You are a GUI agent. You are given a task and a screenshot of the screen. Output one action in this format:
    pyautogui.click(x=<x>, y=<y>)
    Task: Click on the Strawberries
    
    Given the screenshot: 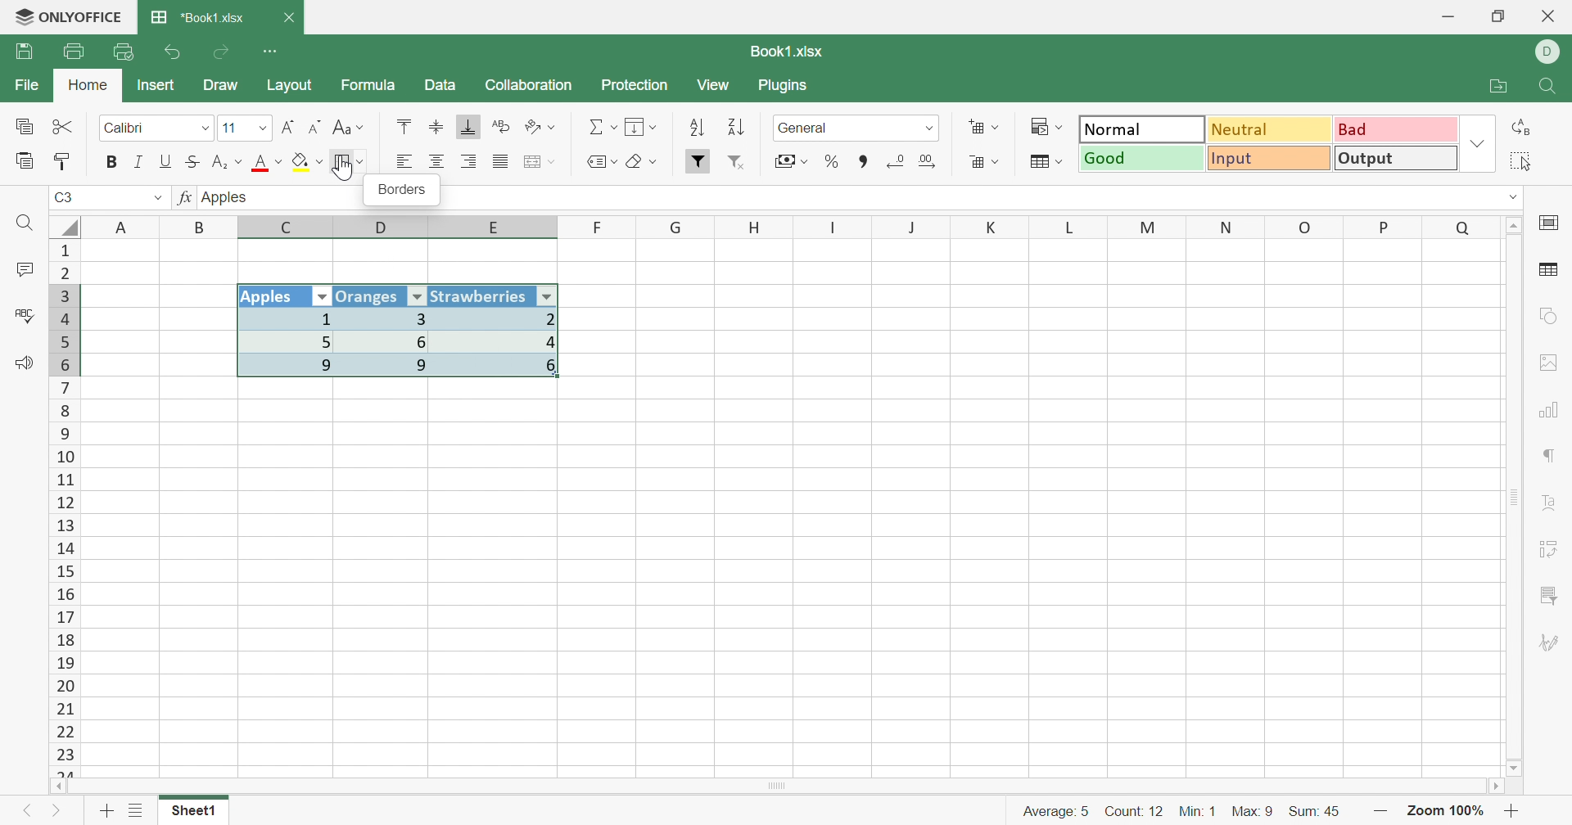 What is the action you would take?
    pyautogui.click(x=481, y=295)
    